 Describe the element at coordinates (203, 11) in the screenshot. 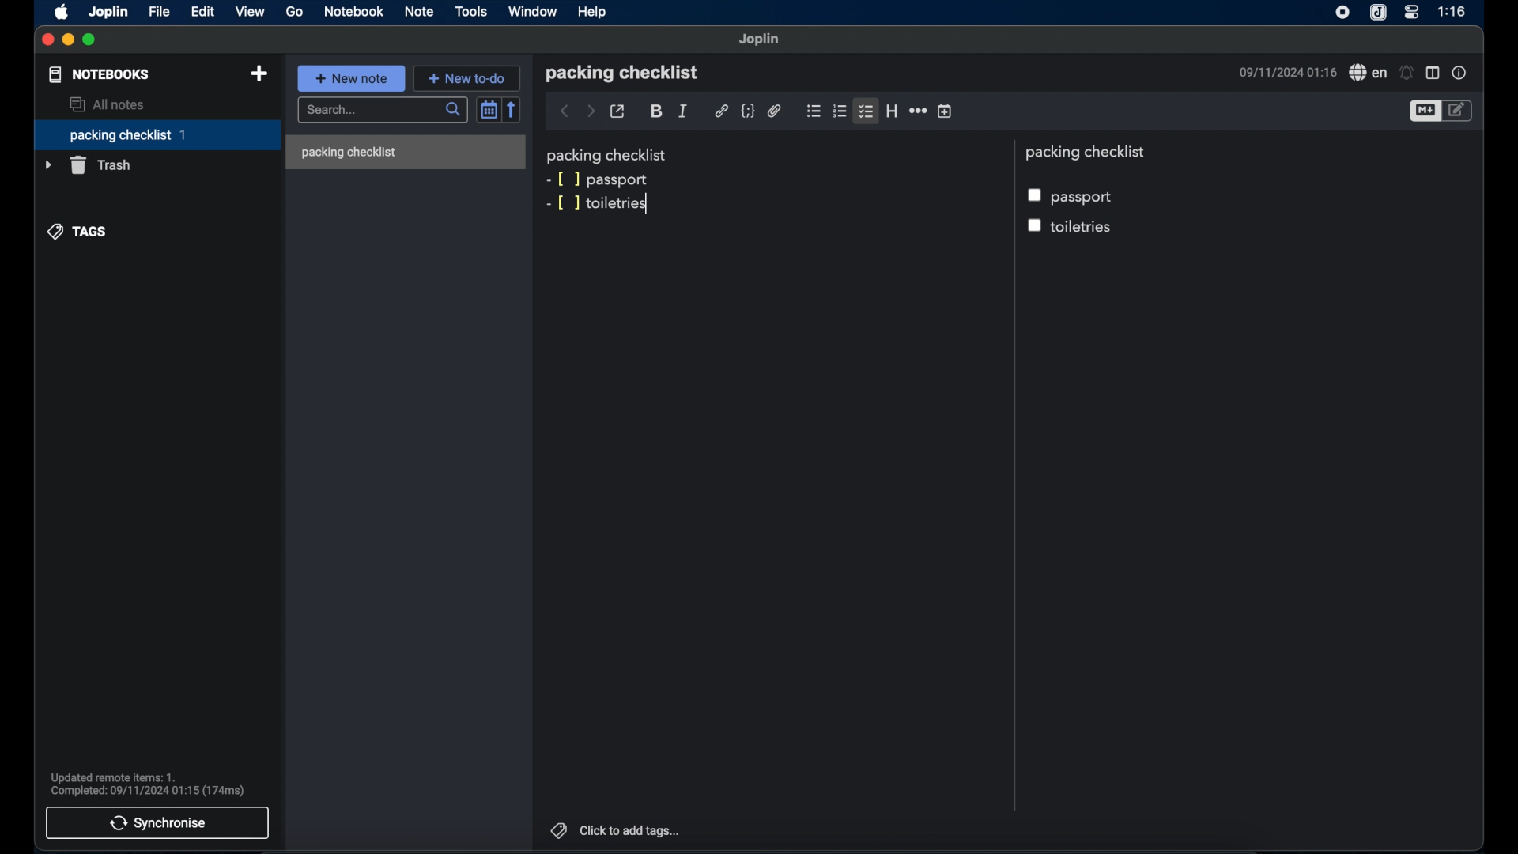

I see `edit` at that location.